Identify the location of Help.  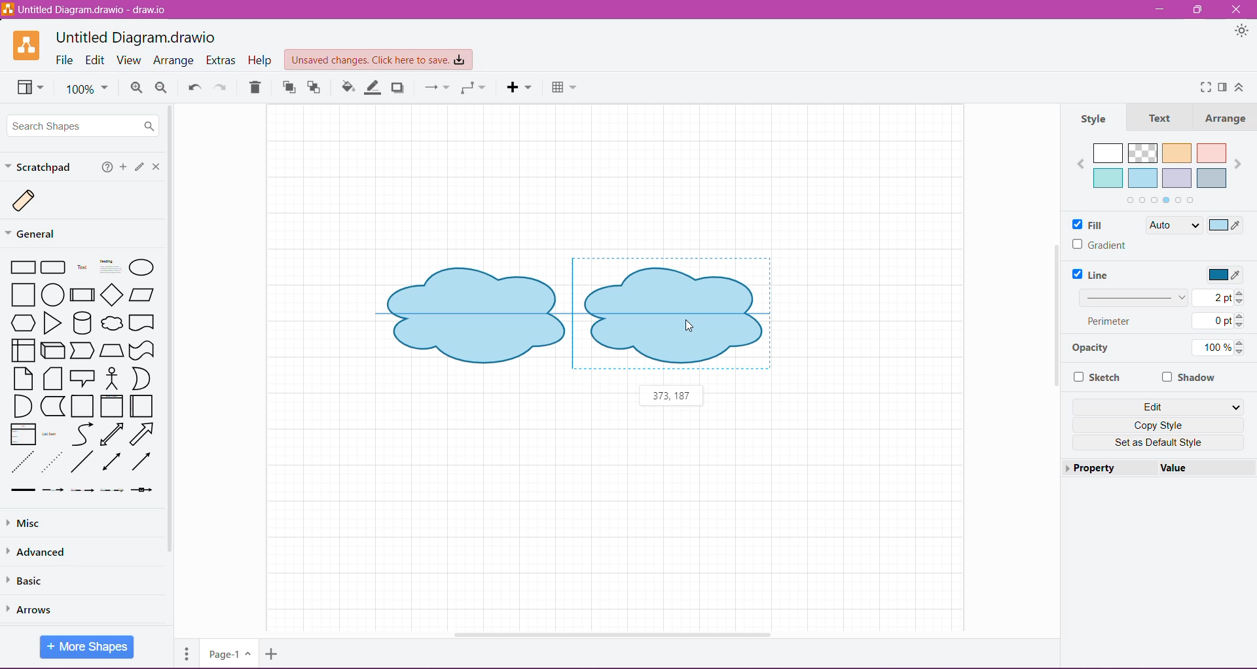
(261, 61).